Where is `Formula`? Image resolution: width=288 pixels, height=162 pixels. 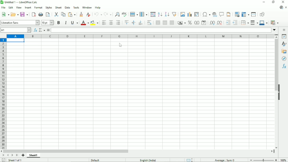 Formula is located at coordinates (48, 30).